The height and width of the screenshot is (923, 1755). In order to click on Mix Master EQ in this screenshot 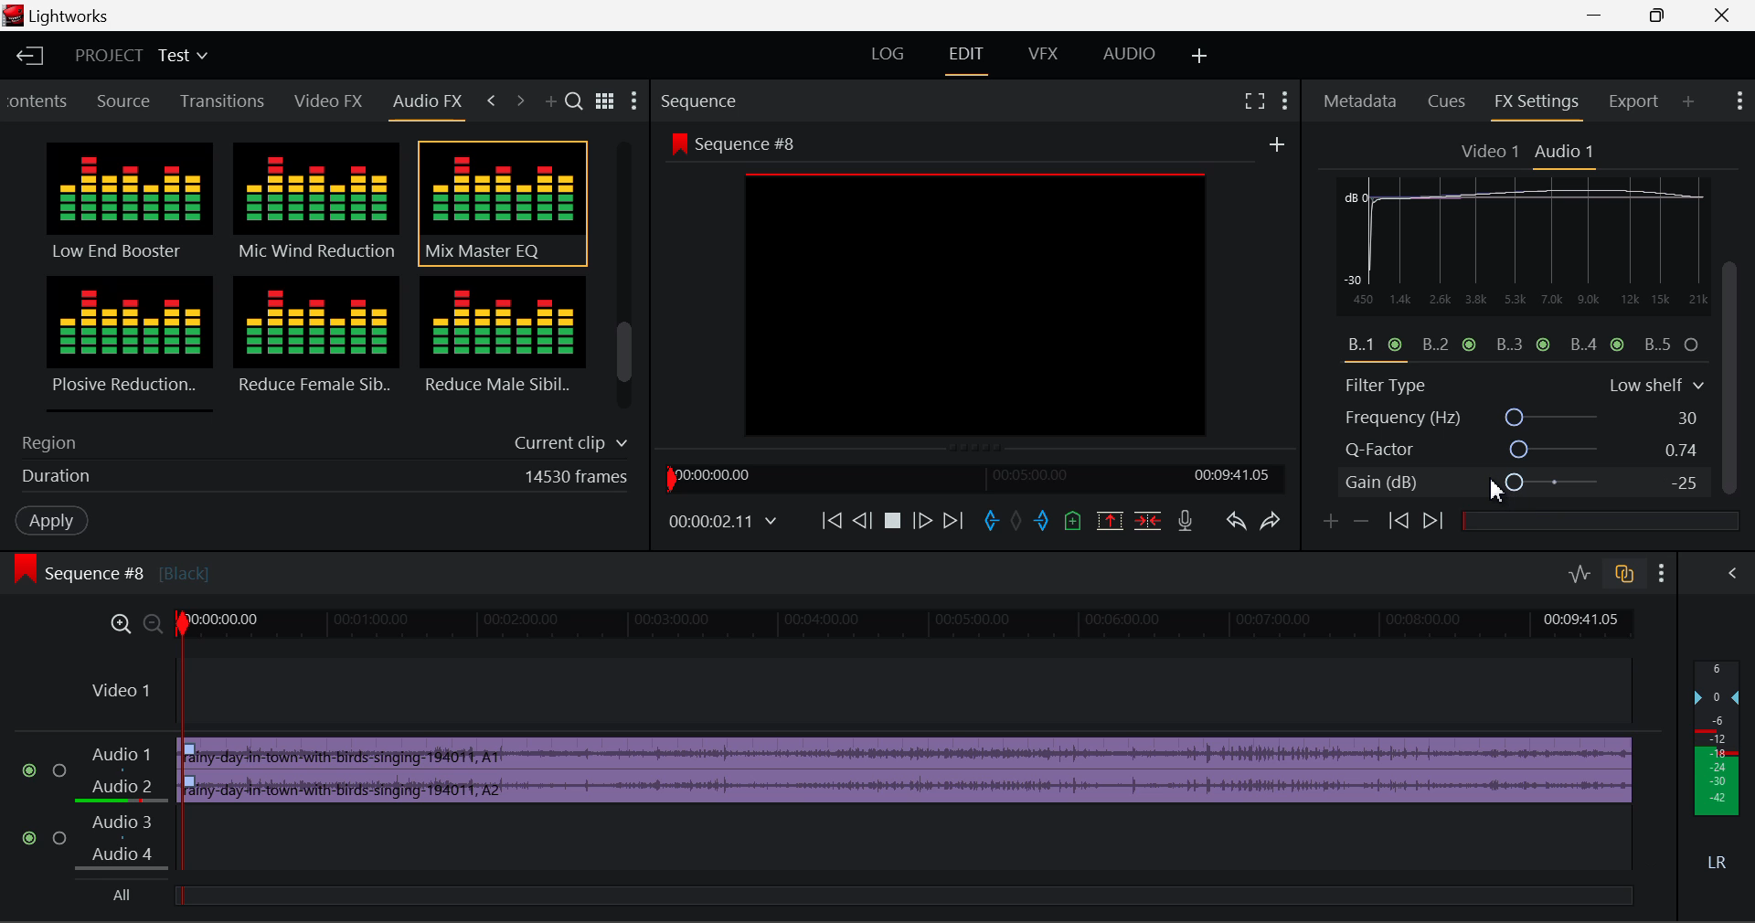, I will do `click(499, 204)`.